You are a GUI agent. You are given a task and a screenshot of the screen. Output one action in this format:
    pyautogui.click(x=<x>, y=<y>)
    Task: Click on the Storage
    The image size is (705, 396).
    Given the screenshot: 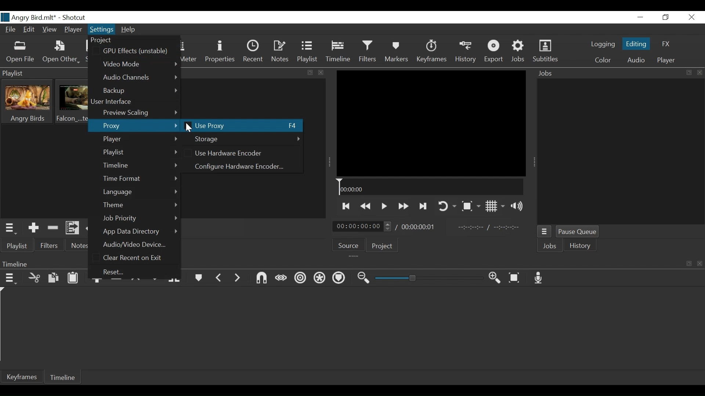 What is the action you would take?
    pyautogui.click(x=244, y=139)
    